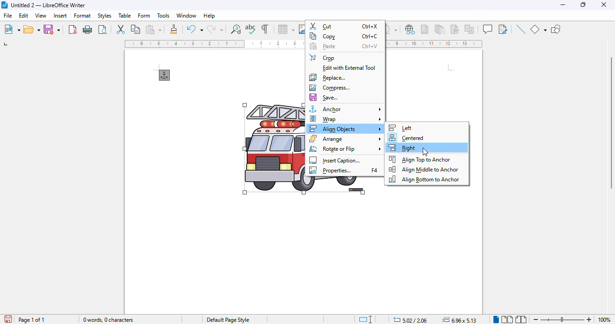  Describe the element at coordinates (402, 148) in the screenshot. I see `right` at that location.